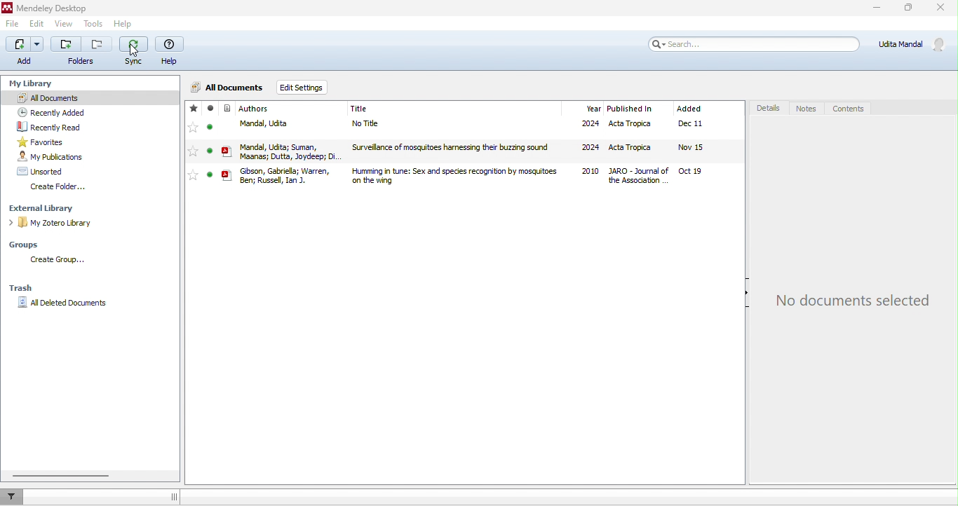 This screenshot has height=506, width=958. What do you see at coordinates (360, 108) in the screenshot?
I see `title` at bounding box center [360, 108].